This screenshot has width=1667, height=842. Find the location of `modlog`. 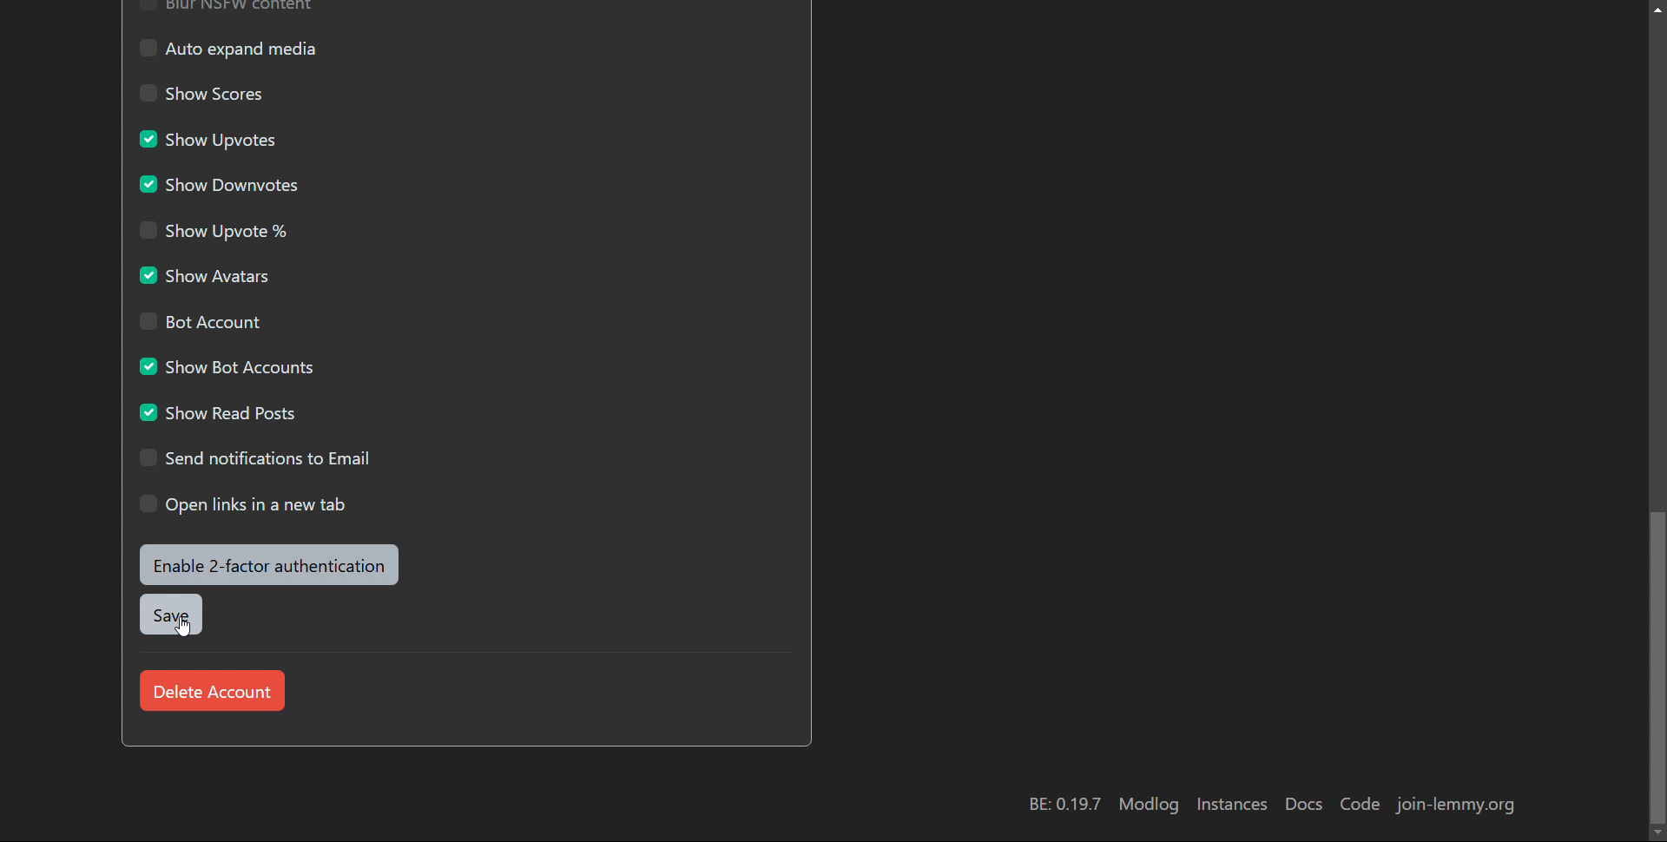

modlog is located at coordinates (1148, 806).